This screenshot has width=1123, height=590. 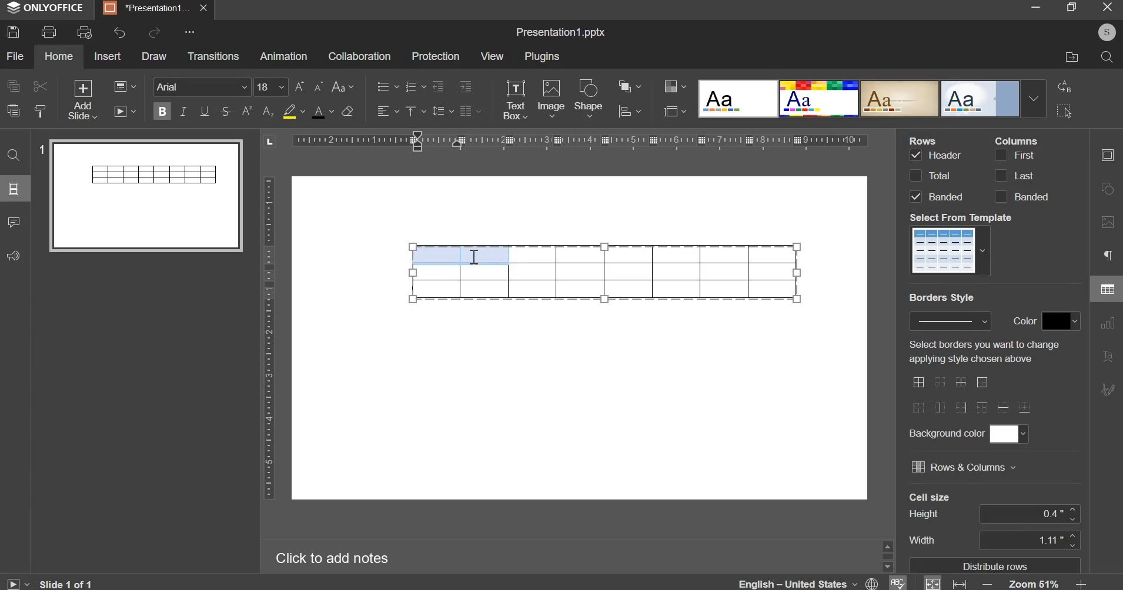 What do you see at coordinates (515, 100) in the screenshot?
I see `text box` at bounding box center [515, 100].